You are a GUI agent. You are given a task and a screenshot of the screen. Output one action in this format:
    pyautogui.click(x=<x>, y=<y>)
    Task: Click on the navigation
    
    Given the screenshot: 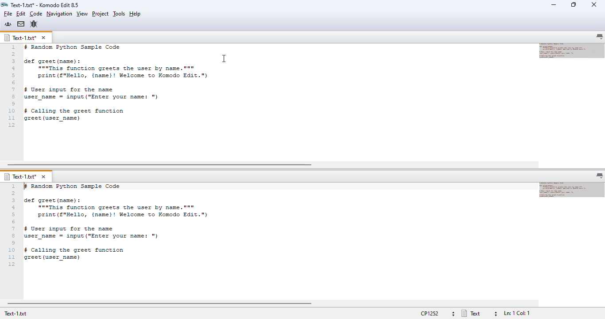 What is the action you would take?
    pyautogui.click(x=59, y=14)
    